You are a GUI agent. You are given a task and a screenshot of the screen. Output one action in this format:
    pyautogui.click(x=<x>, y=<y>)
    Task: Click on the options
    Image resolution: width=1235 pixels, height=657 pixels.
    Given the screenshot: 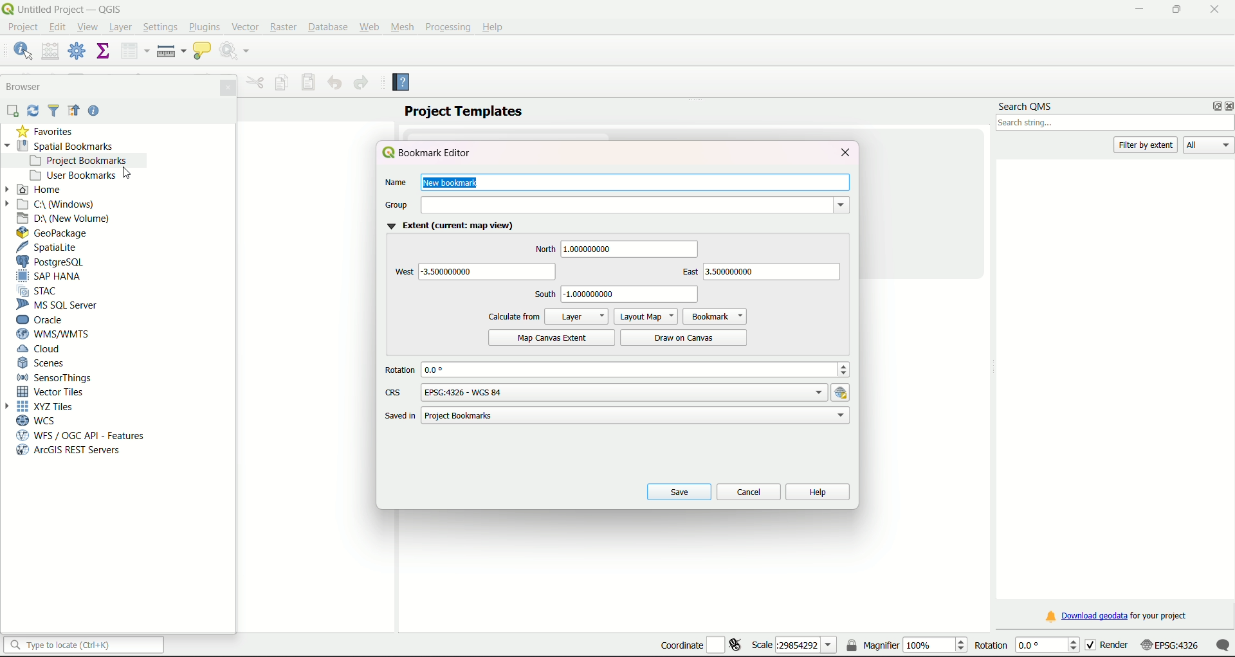 What is the action you would take?
    pyautogui.click(x=627, y=392)
    